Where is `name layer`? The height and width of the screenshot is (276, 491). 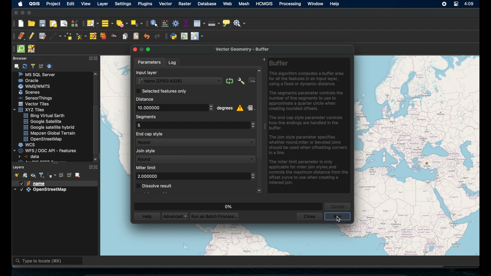
name layer is located at coordinates (34, 183).